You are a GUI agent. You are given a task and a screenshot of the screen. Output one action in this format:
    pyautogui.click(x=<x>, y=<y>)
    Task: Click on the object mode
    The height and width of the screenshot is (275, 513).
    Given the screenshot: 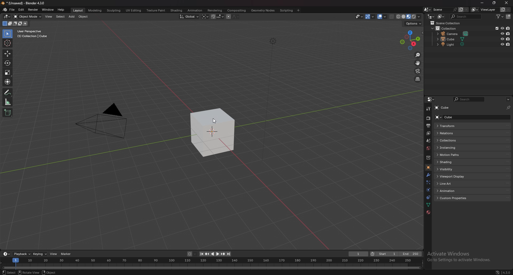 What is the action you would take?
    pyautogui.click(x=28, y=17)
    